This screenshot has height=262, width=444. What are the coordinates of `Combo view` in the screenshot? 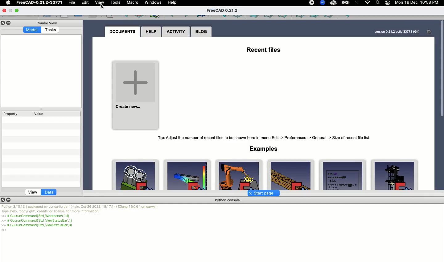 It's located at (49, 23).